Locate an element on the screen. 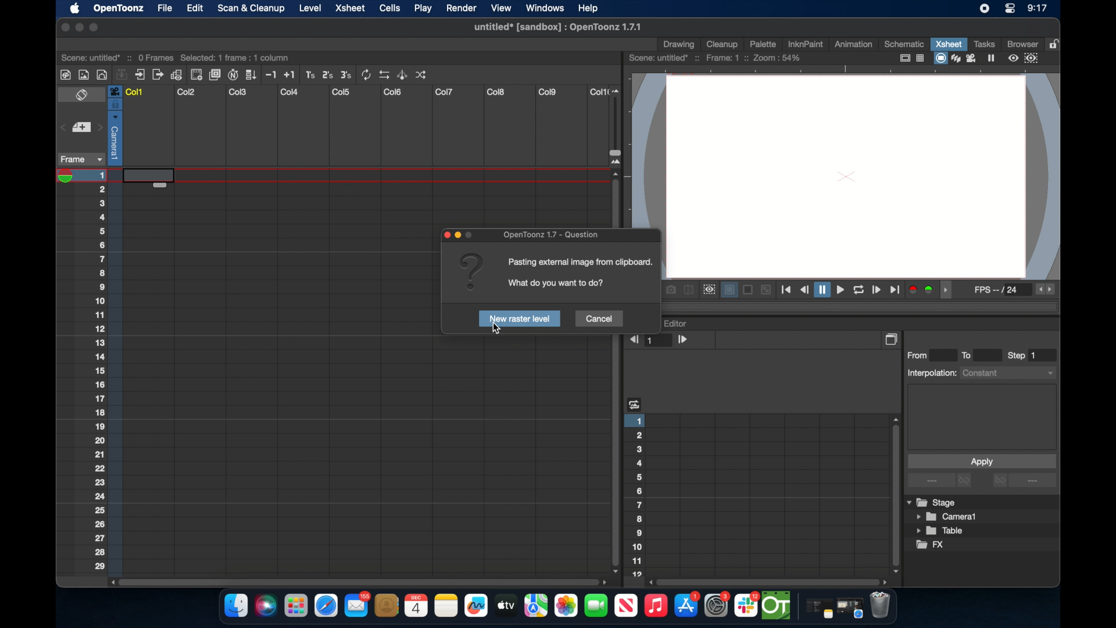 This screenshot has width=1116, height=628. compare to snapshot is located at coordinates (689, 290).